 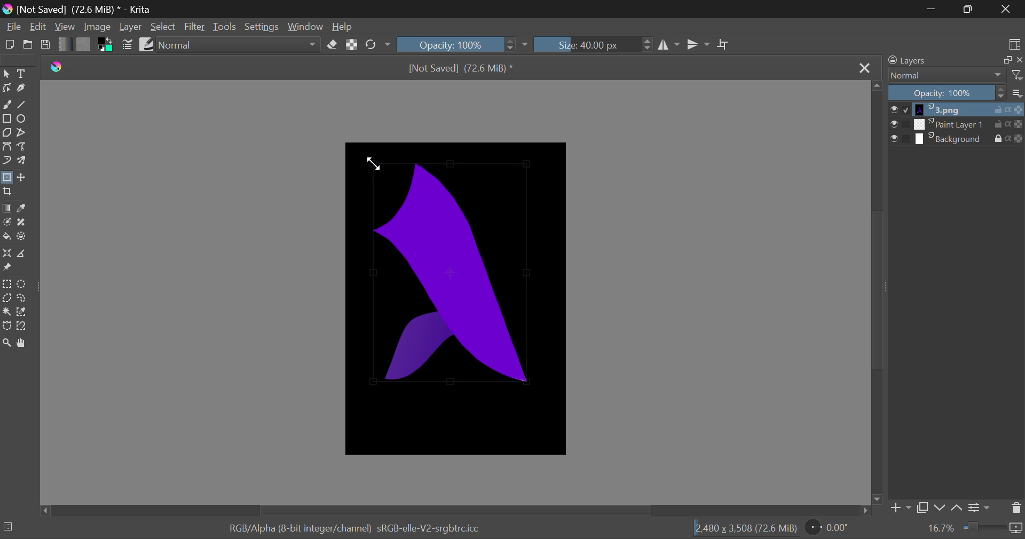 I want to click on Pattern, so click(x=83, y=44).